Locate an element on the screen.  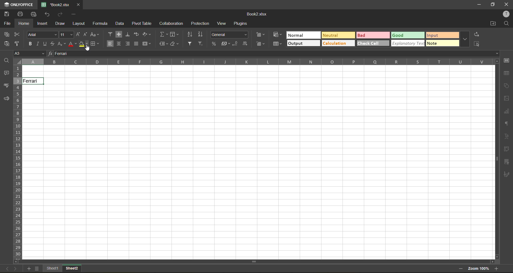
accounting is located at coordinates (225, 43).